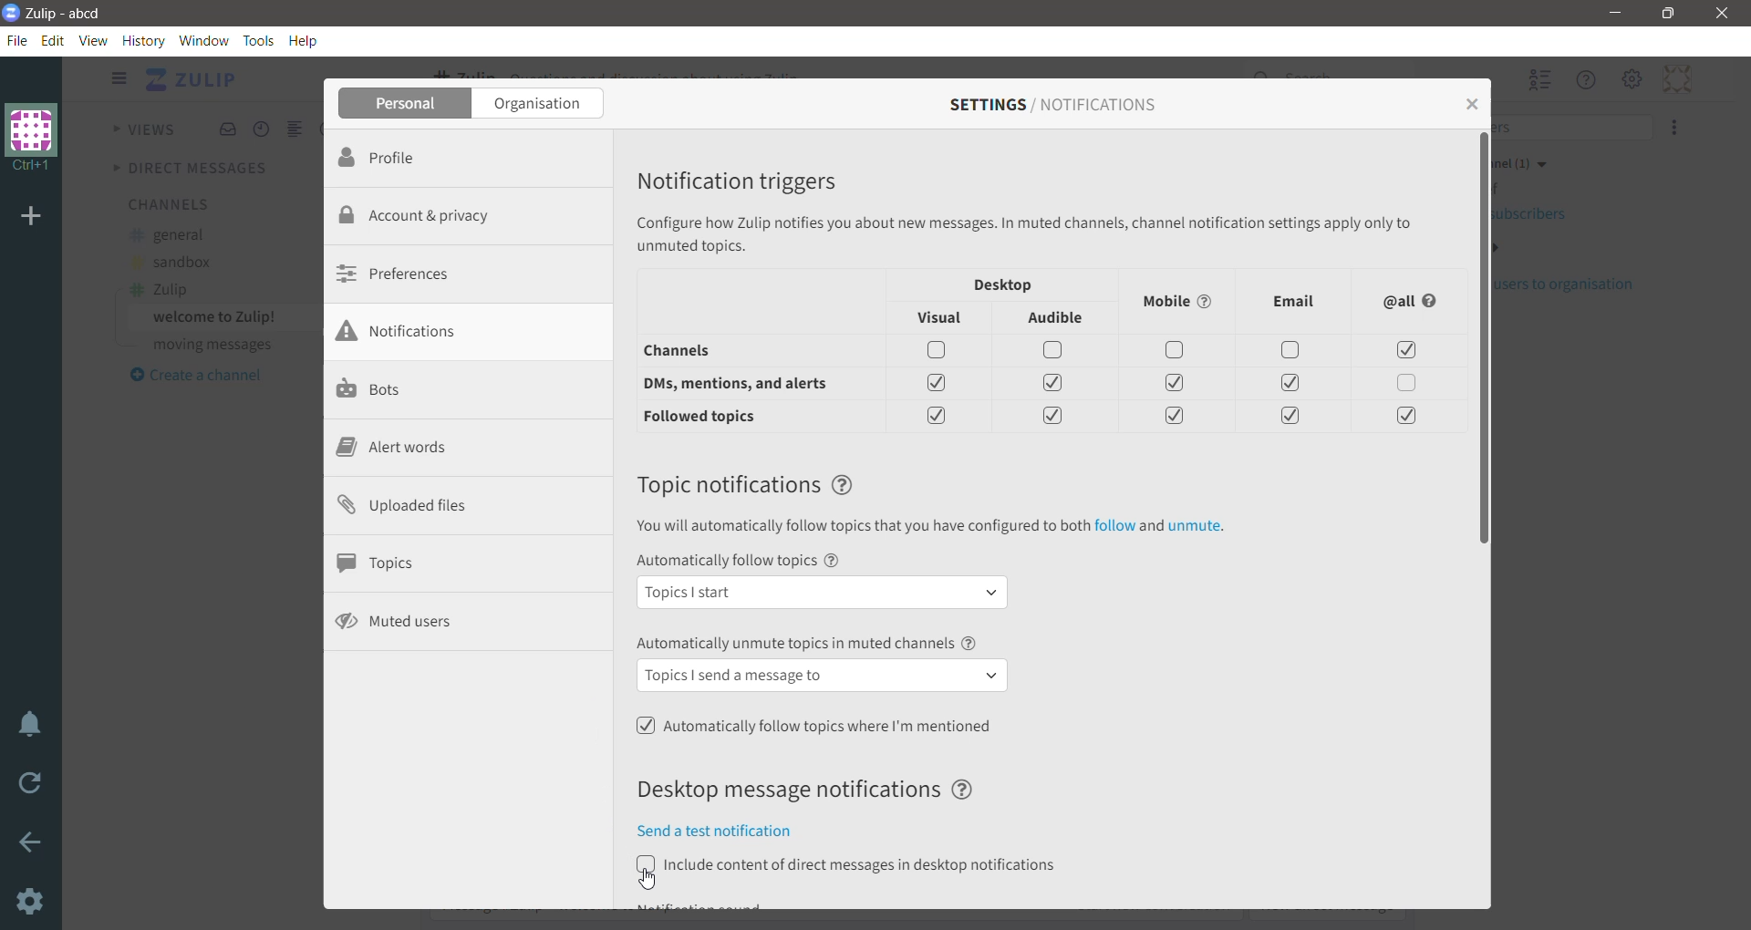  Describe the element at coordinates (941, 349) in the screenshot. I see `check box` at that location.